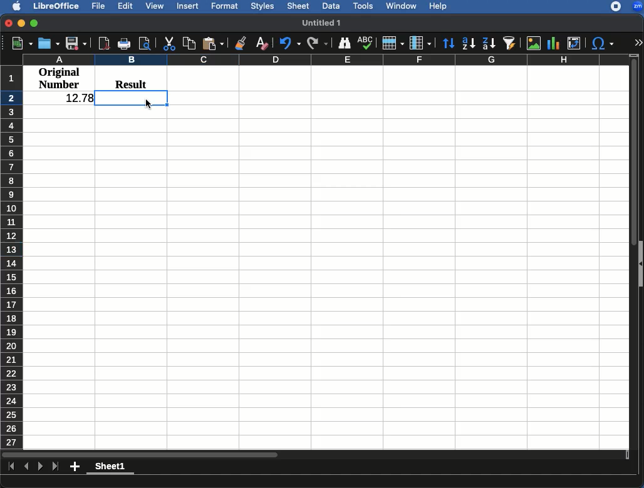 This screenshot has height=488, width=644. What do you see at coordinates (75, 98) in the screenshot?
I see `12.78` at bounding box center [75, 98].